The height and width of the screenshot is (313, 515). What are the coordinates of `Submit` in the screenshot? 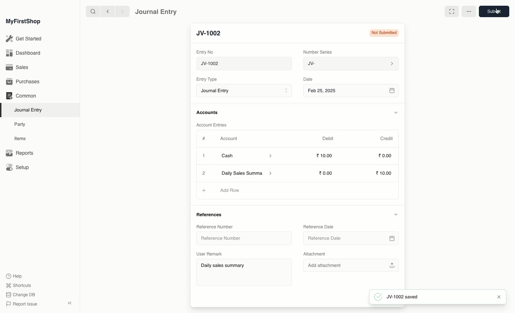 It's located at (493, 11).